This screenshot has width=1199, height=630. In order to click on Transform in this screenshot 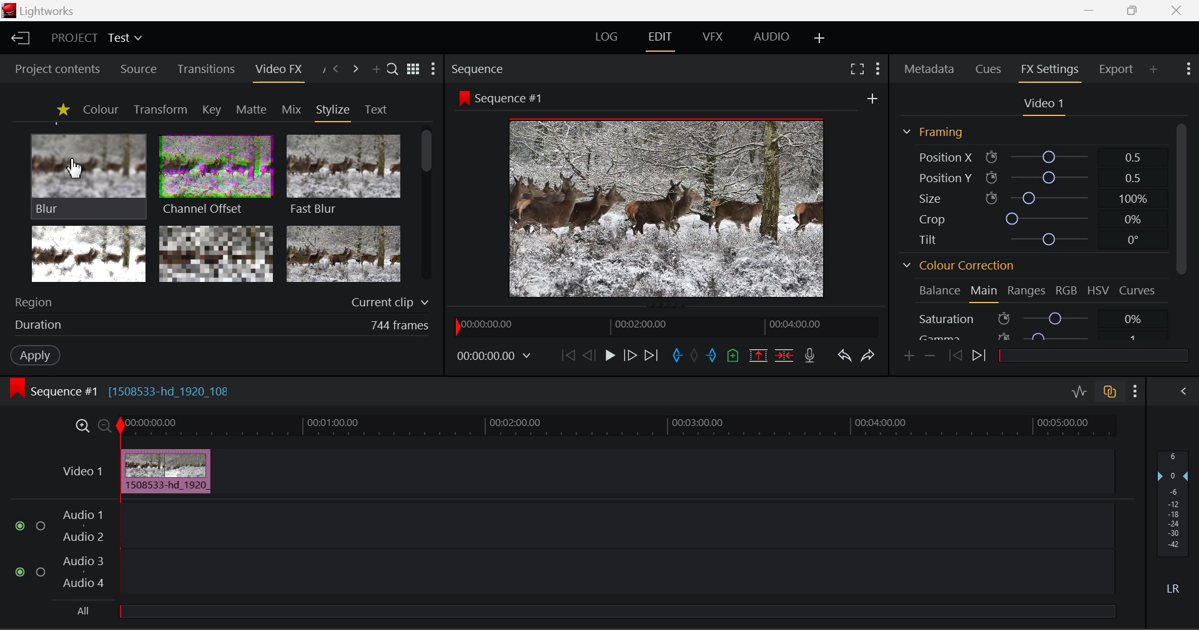, I will do `click(160, 109)`.